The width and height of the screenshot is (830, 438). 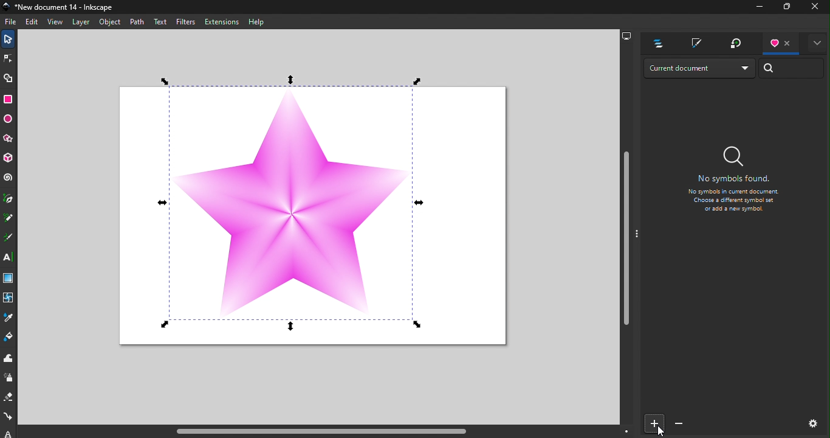 What do you see at coordinates (222, 23) in the screenshot?
I see `Extensions` at bounding box center [222, 23].